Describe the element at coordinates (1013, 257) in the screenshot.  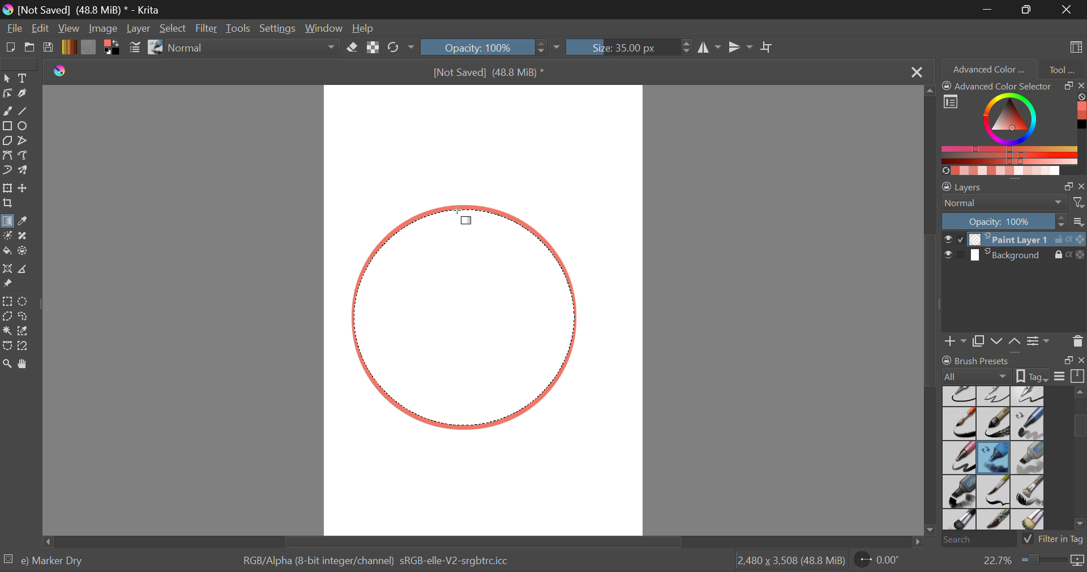
I see `Background Layer` at that location.